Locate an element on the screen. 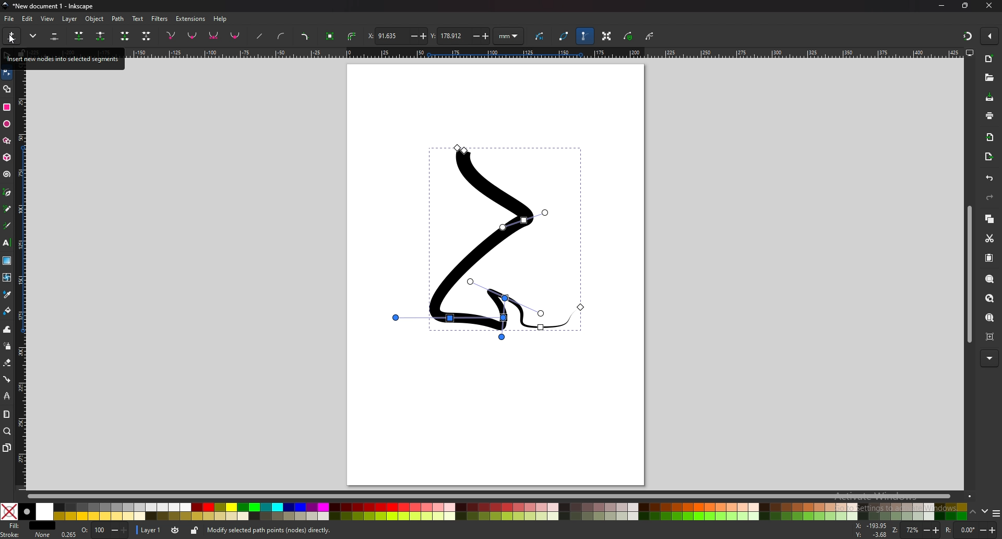 This screenshot has height=539, width=1002. snapper is located at coordinates (968, 36).